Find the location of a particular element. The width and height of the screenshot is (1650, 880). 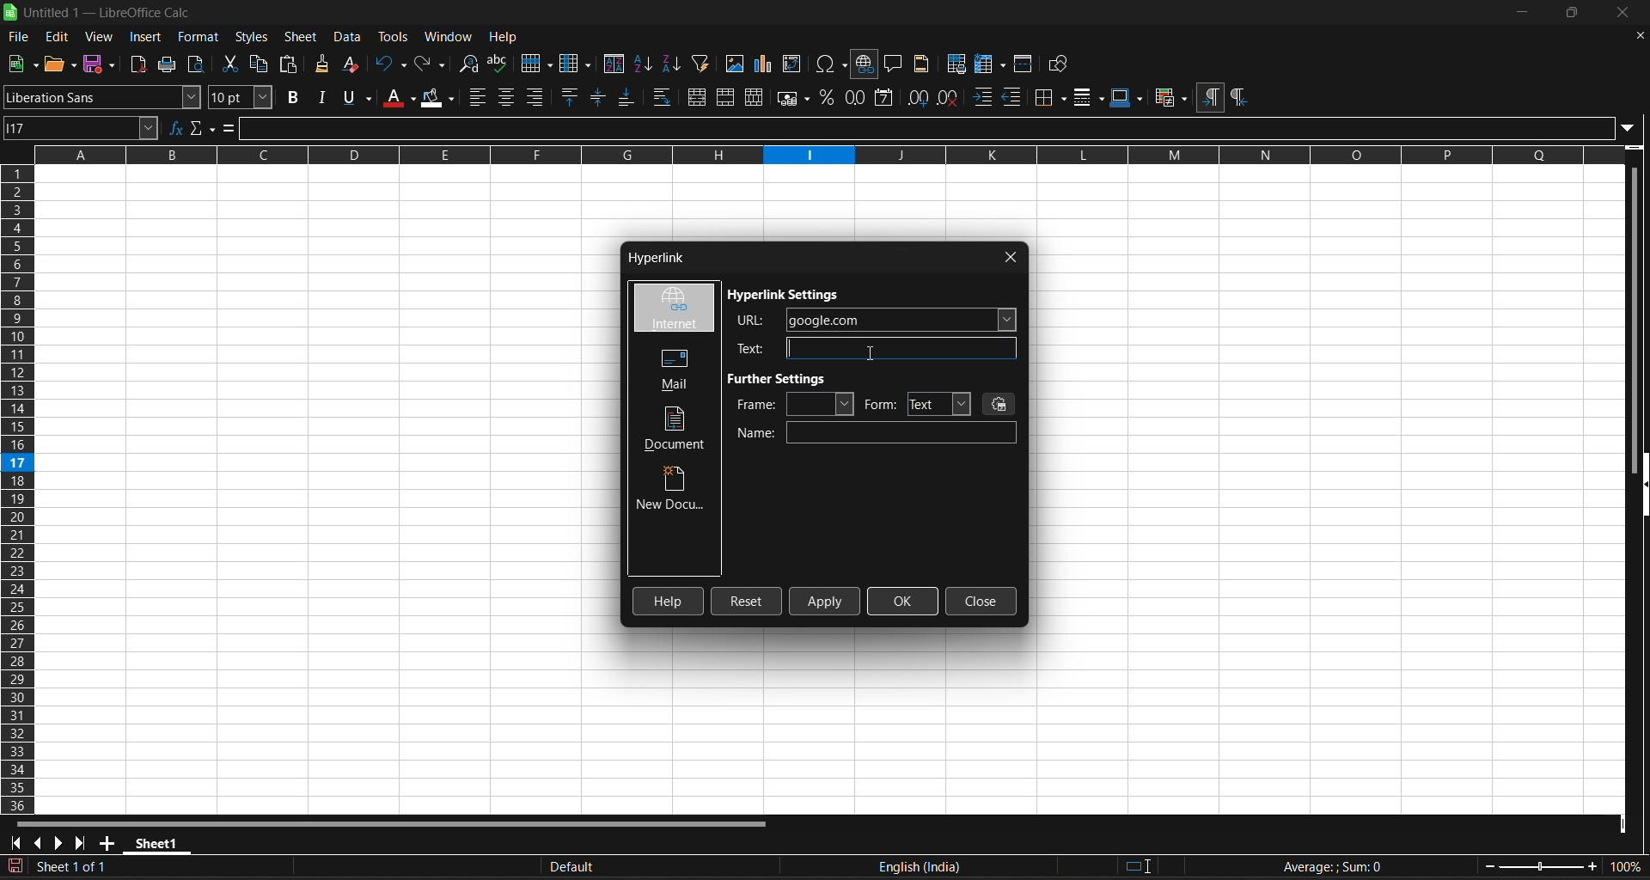

remove decimal place is located at coordinates (950, 98).